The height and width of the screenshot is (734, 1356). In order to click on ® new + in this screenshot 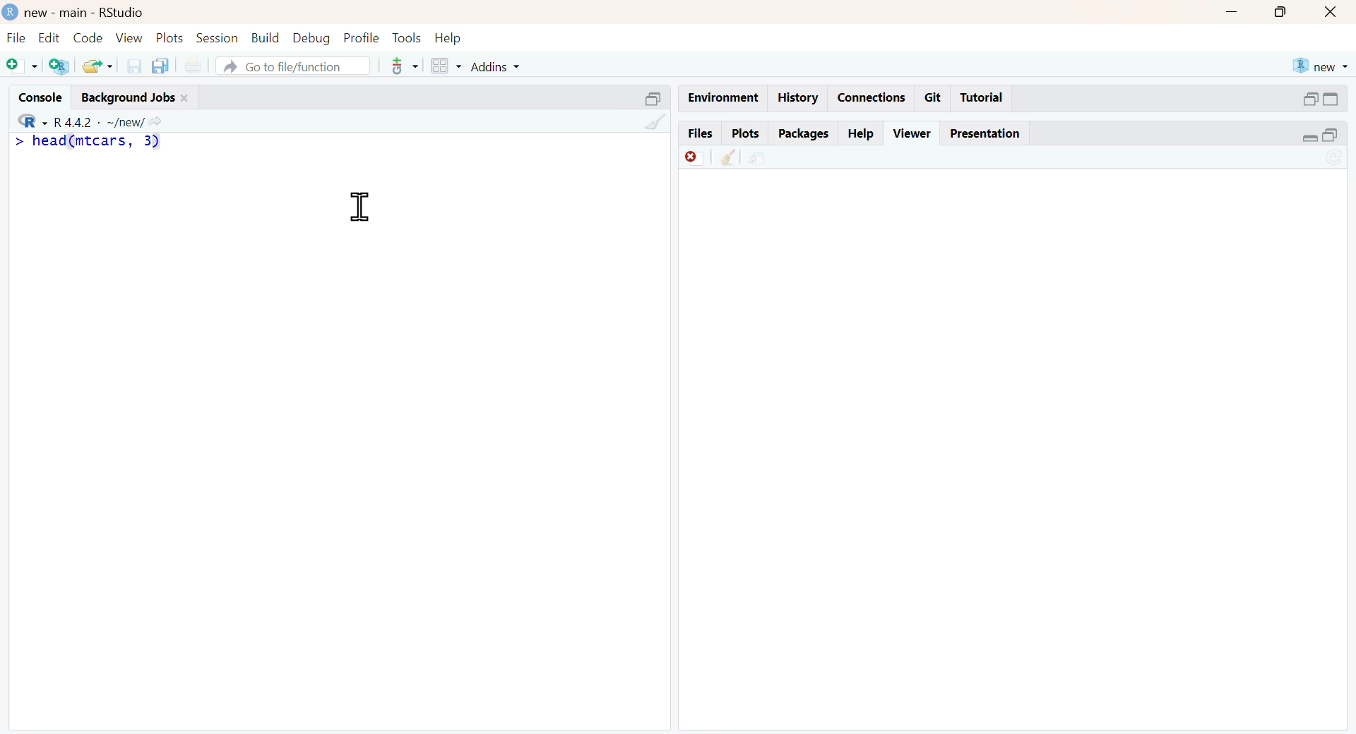, I will do `click(1323, 65)`.